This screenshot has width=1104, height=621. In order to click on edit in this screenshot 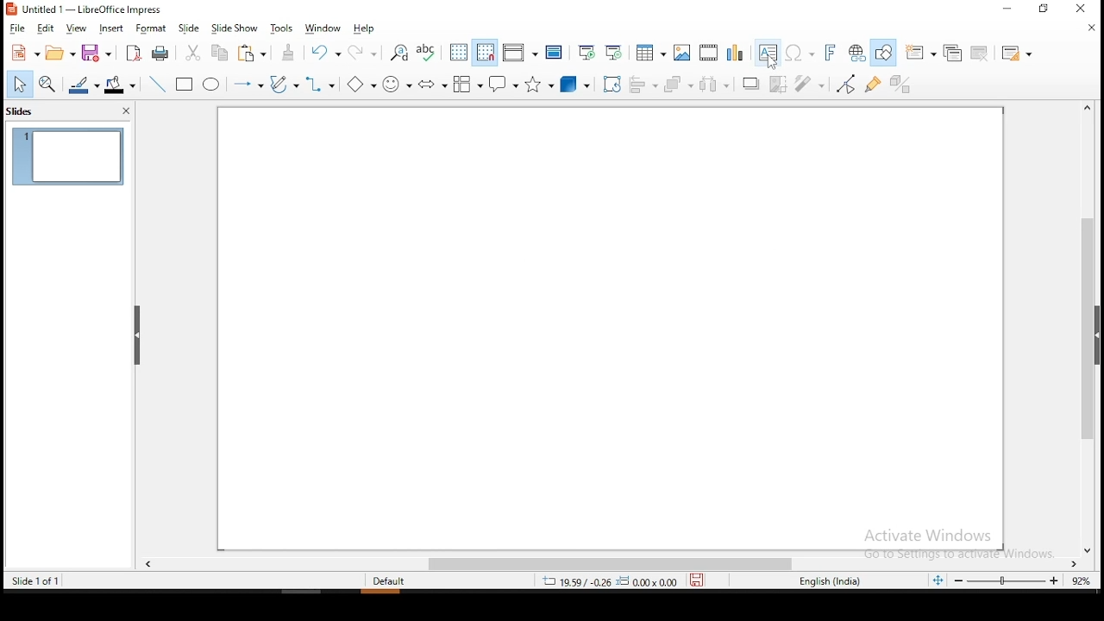, I will do `click(48, 28)`.